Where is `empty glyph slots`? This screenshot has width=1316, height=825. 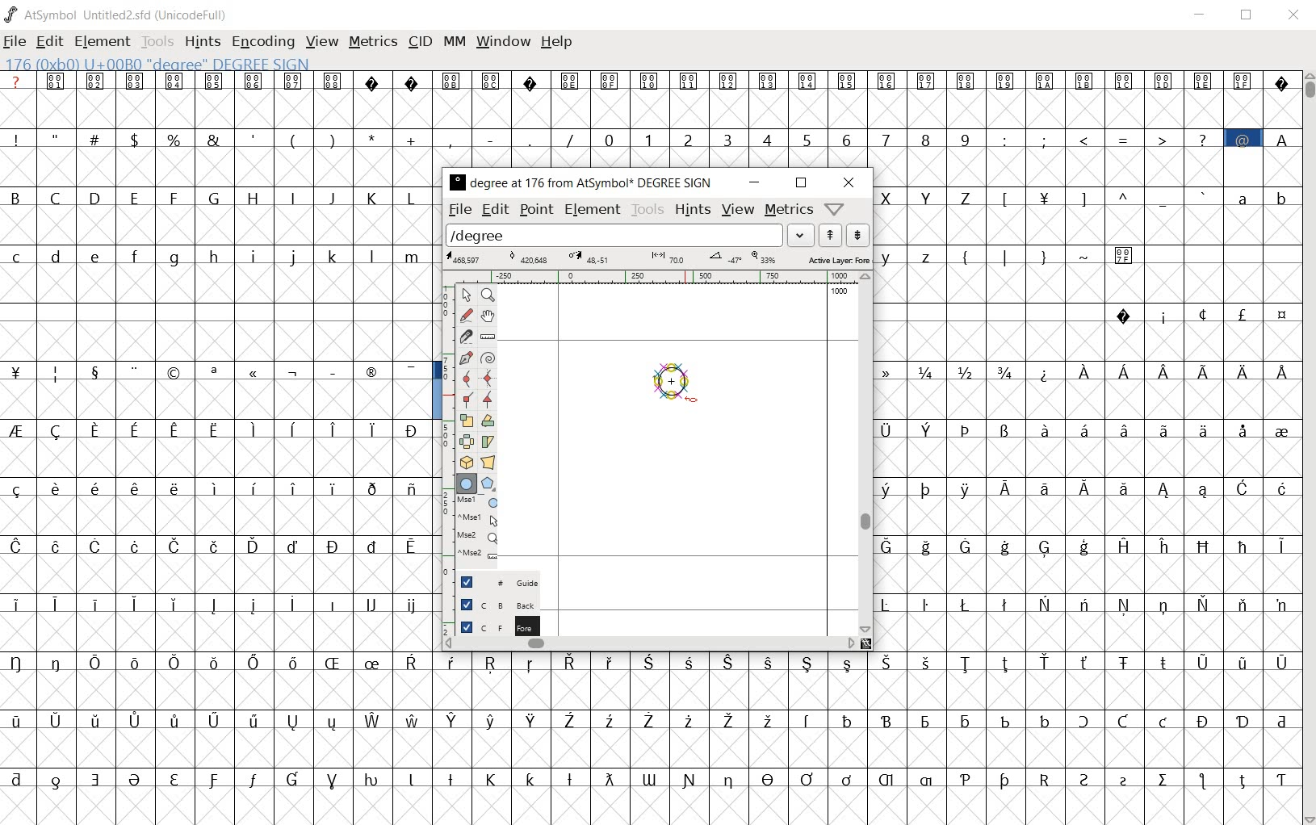 empty glyph slots is located at coordinates (1087, 341).